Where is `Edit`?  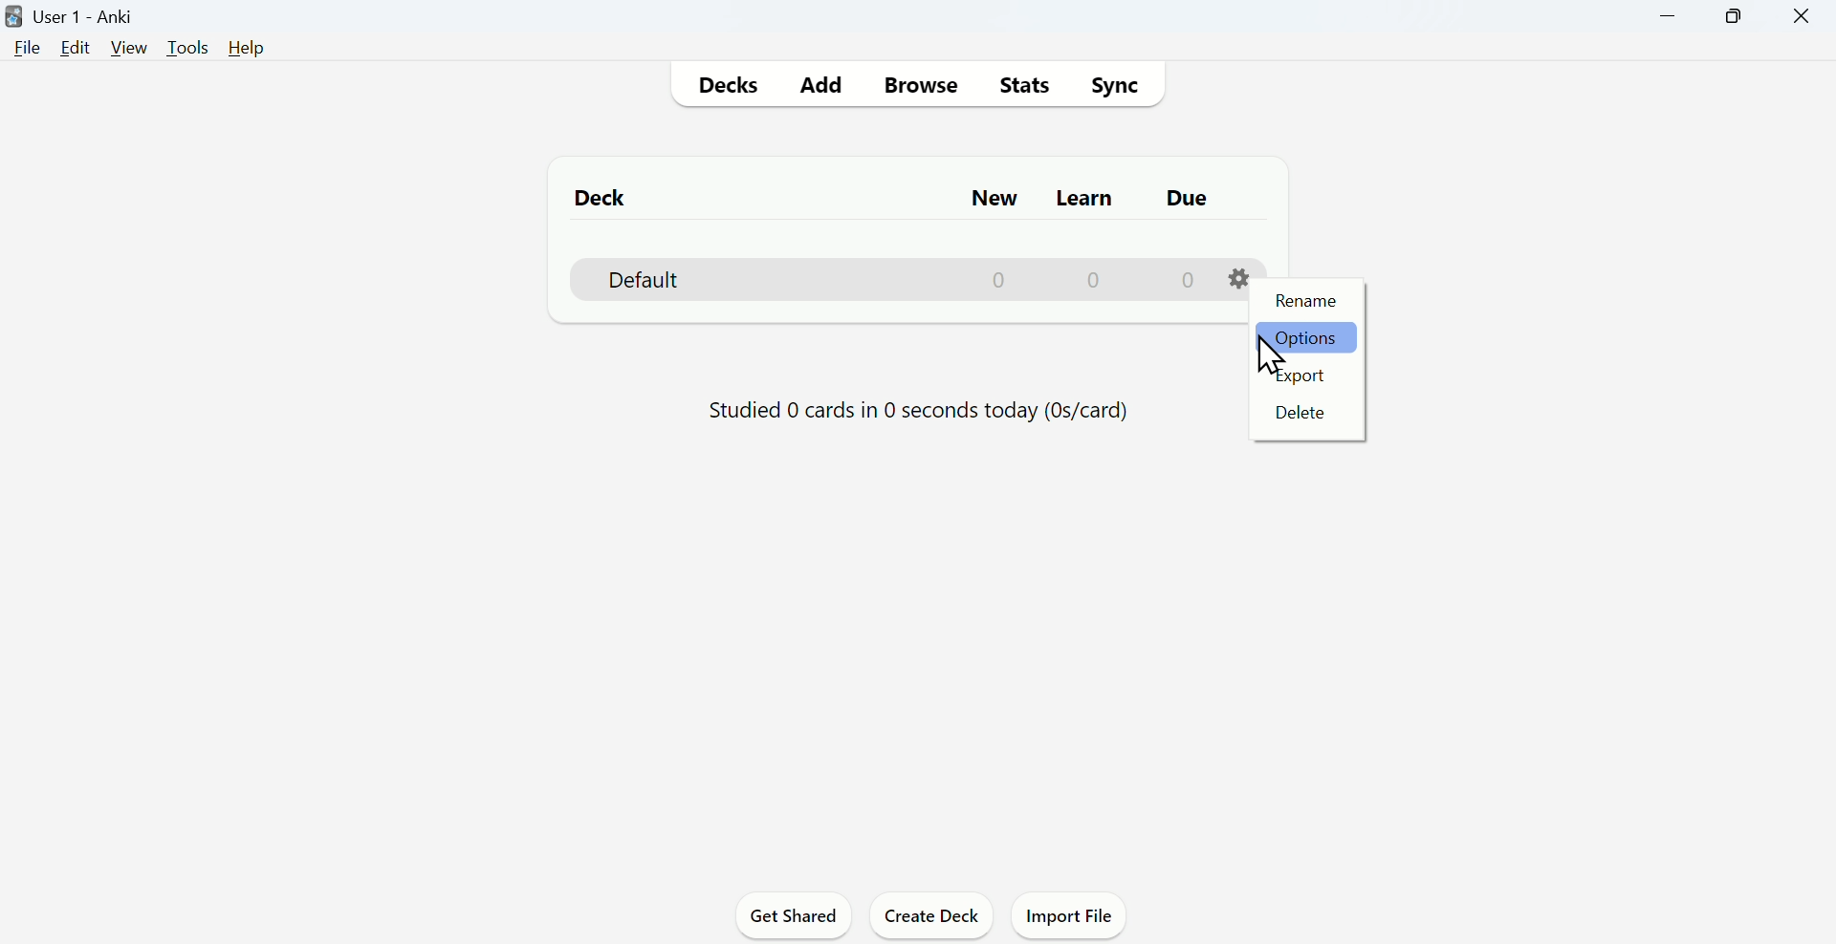
Edit is located at coordinates (74, 51).